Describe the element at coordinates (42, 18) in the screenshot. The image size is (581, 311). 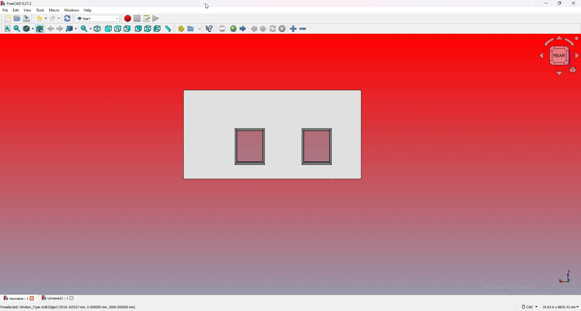
I see `undo` at that location.